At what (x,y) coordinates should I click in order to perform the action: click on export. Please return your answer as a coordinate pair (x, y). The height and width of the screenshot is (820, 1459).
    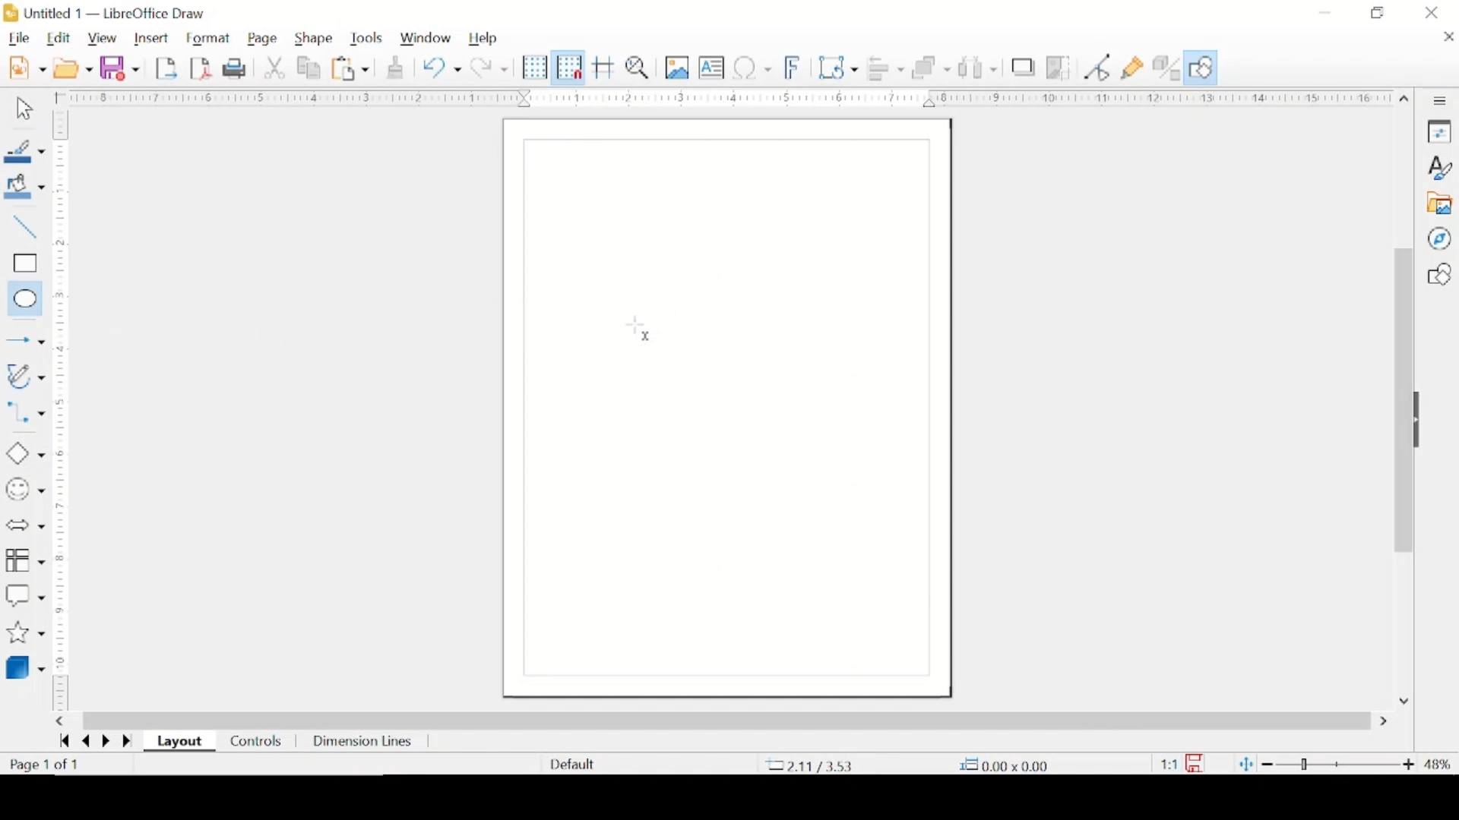
    Looking at the image, I should click on (168, 68).